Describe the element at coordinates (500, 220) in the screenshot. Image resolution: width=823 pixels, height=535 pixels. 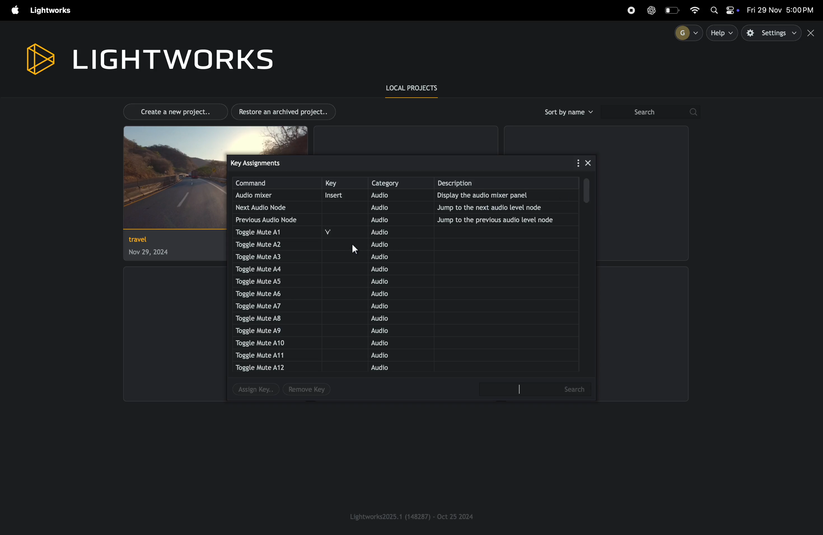
I see `jump to previous note` at that location.